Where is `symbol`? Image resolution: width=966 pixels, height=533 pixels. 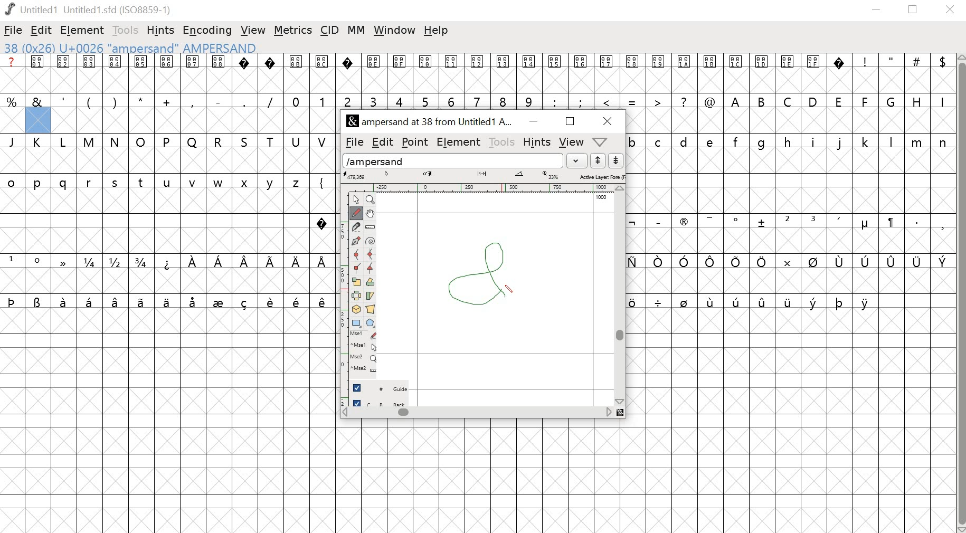
symbol is located at coordinates (917, 261).